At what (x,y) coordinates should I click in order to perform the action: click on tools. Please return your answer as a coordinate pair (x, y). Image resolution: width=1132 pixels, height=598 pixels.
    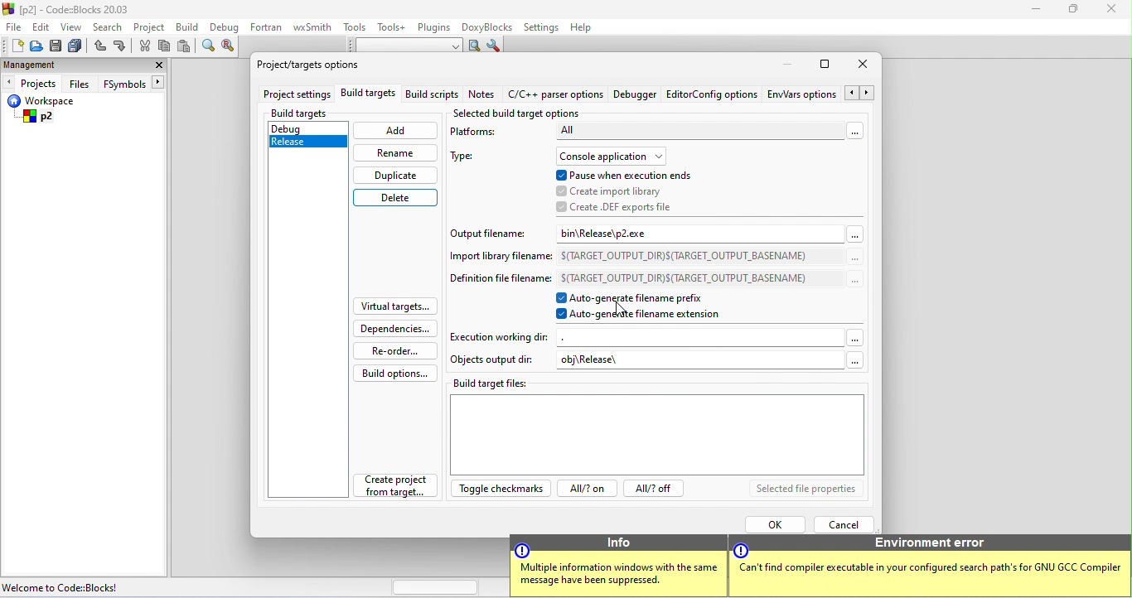
    Looking at the image, I should click on (356, 29).